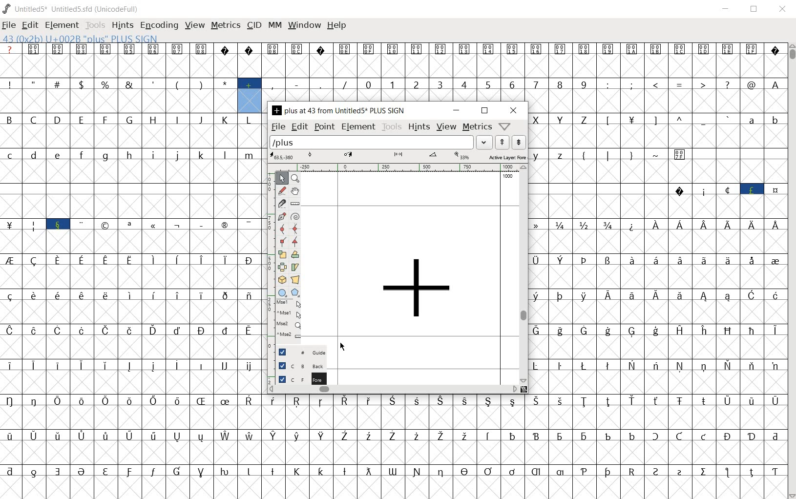  Describe the element at coordinates (393, 127) in the screenshot. I see `tools` at that location.